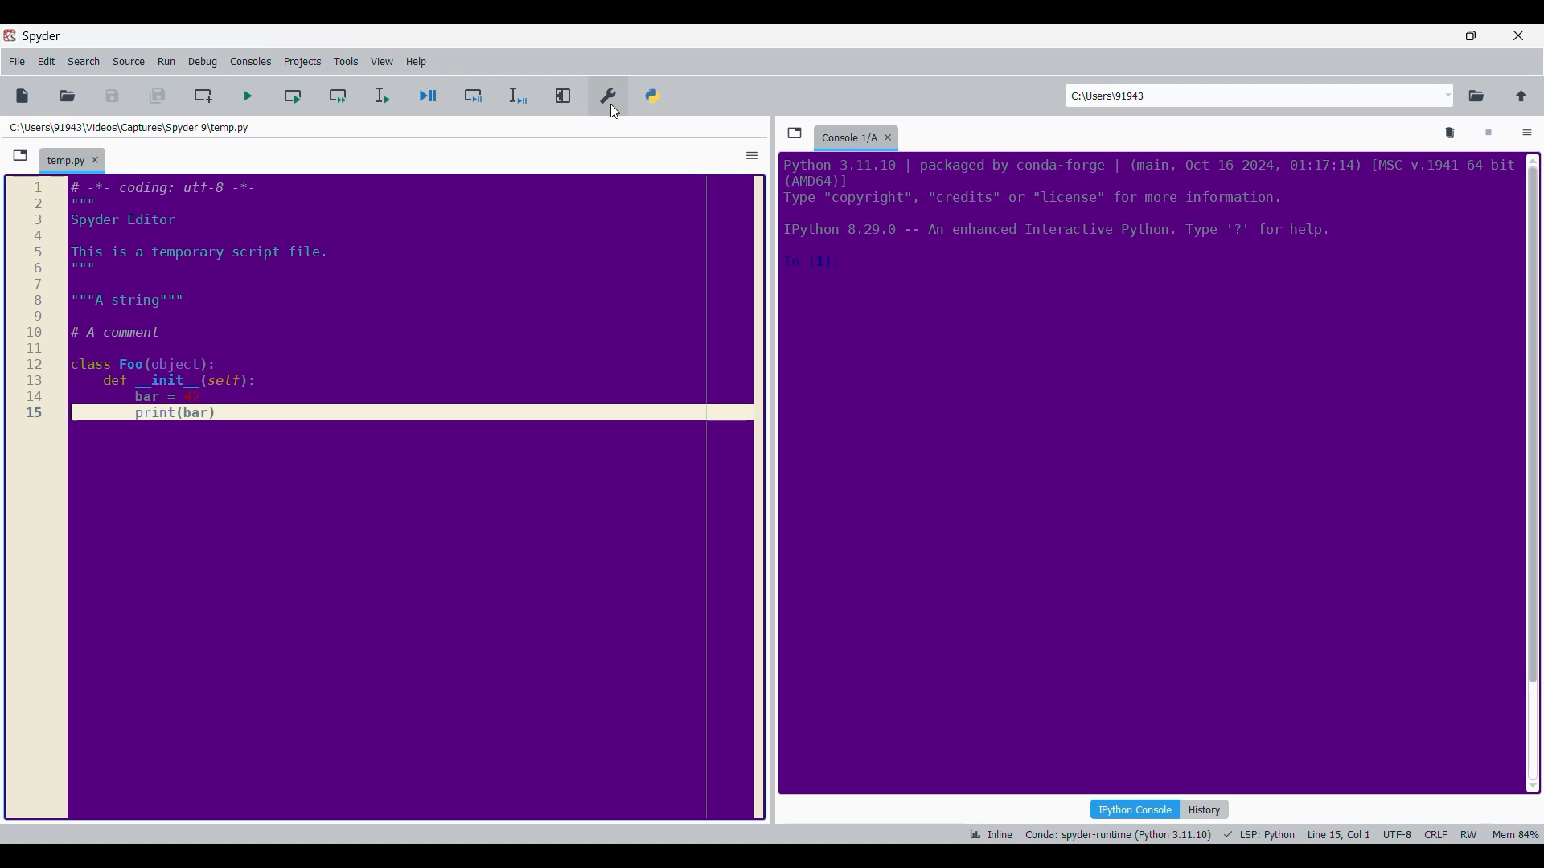 The width and height of the screenshot is (1544, 868). What do you see at coordinates (1513, 834) in the screenshot?
I see `Mem 84%` at bounding box center [1513, 834].